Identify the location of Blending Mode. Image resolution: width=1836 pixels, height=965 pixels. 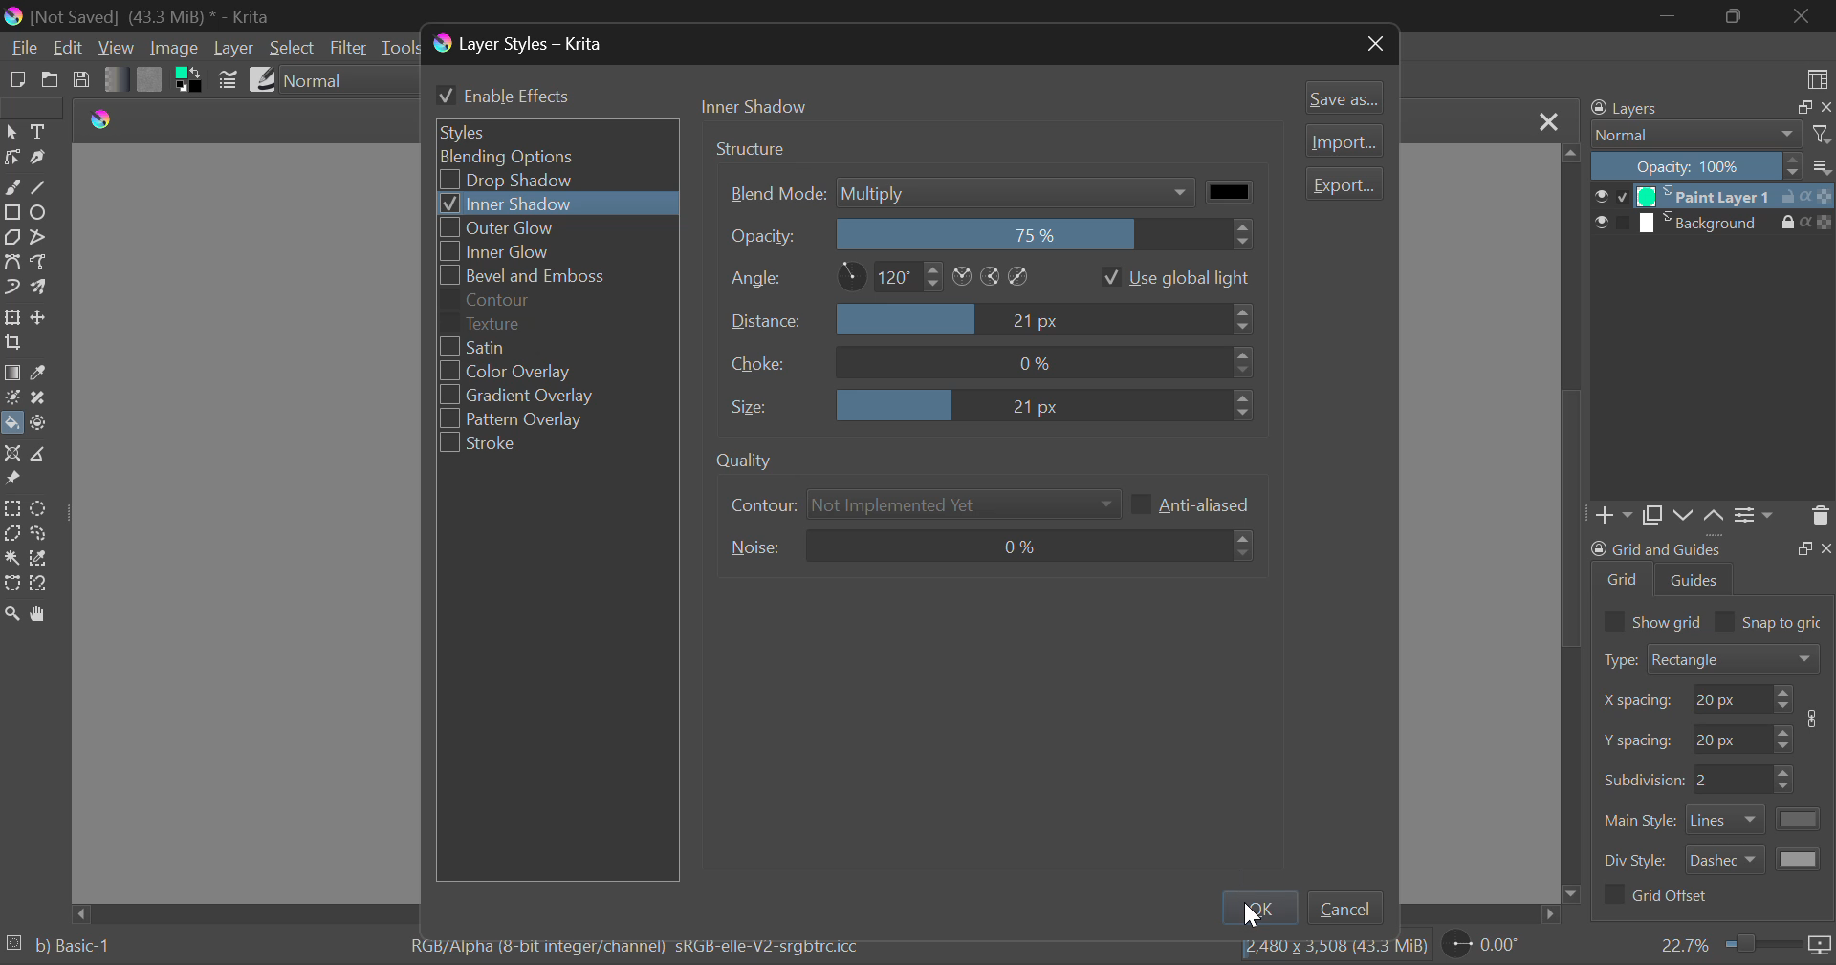
(346, 80).